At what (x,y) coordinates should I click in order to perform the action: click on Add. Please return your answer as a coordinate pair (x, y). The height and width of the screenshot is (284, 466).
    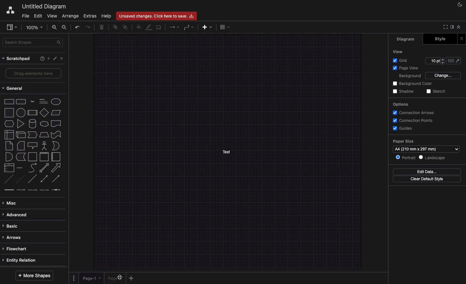
    Looking at the image, I should click on (207, 27).